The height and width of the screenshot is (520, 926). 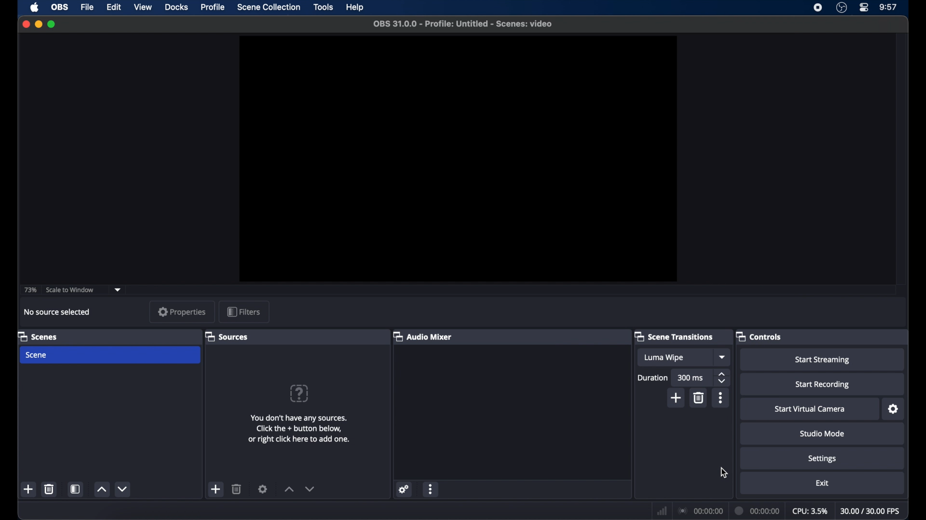 What do you see at coordinates (177, 7) in the screenshot?
I see `docks` at bounding box center [177, 7].